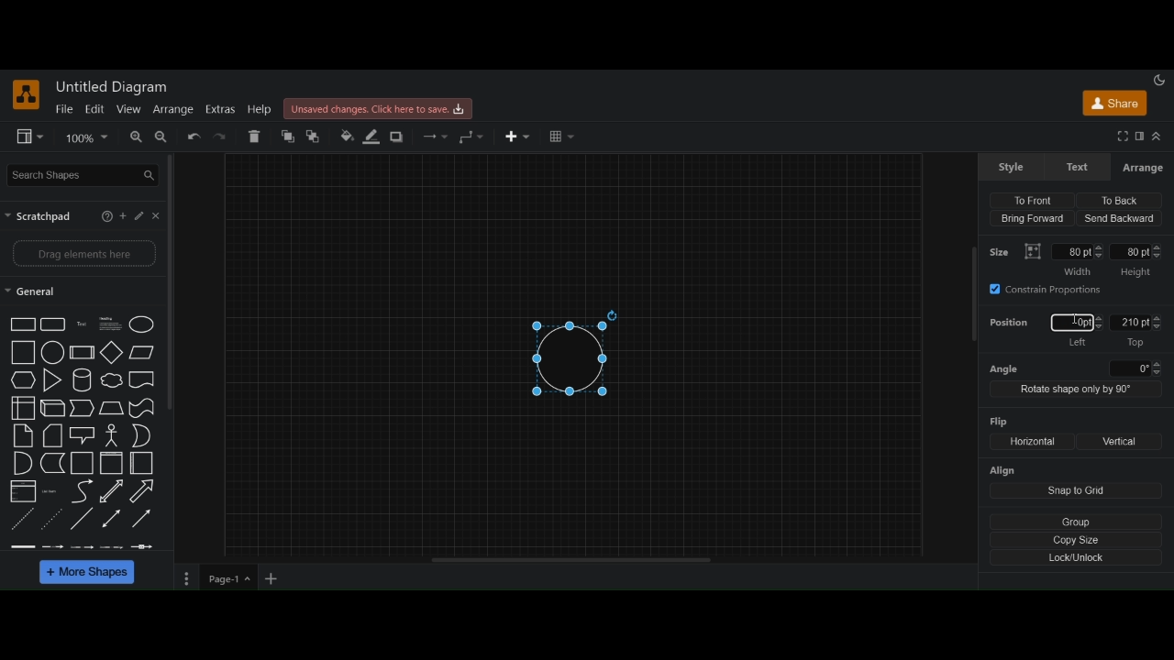 The height and width of the screenshot is (660, 1174). What do you see at coordinates (1137, 261) in the screenshot?
I see `height` at bounding box center [1137, 261].